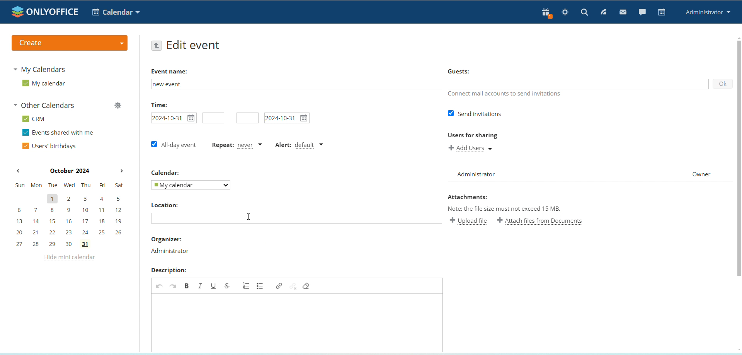 The height and width of the screenshot is (355, 742). Describe the element at coordinates (479, 94) in the screenshot. I see `connect mail accounts` at that location.